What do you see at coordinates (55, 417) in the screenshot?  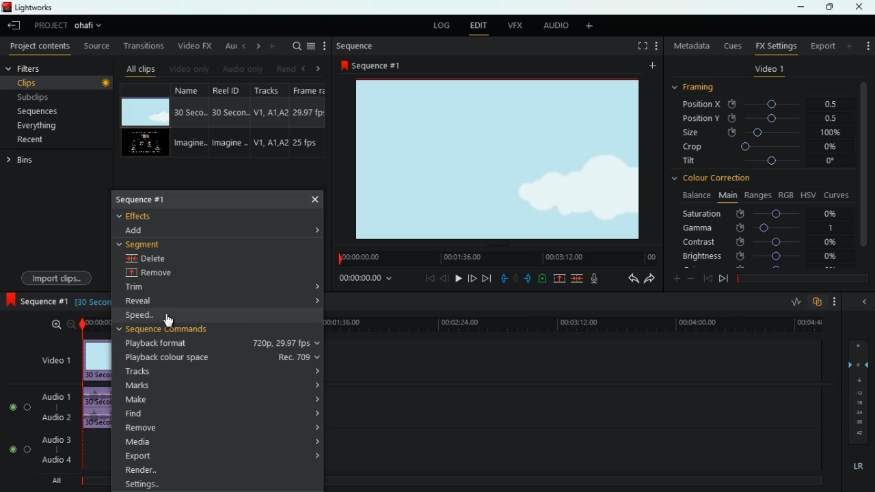 I see `audio 2` at bounding box center [55, 417].